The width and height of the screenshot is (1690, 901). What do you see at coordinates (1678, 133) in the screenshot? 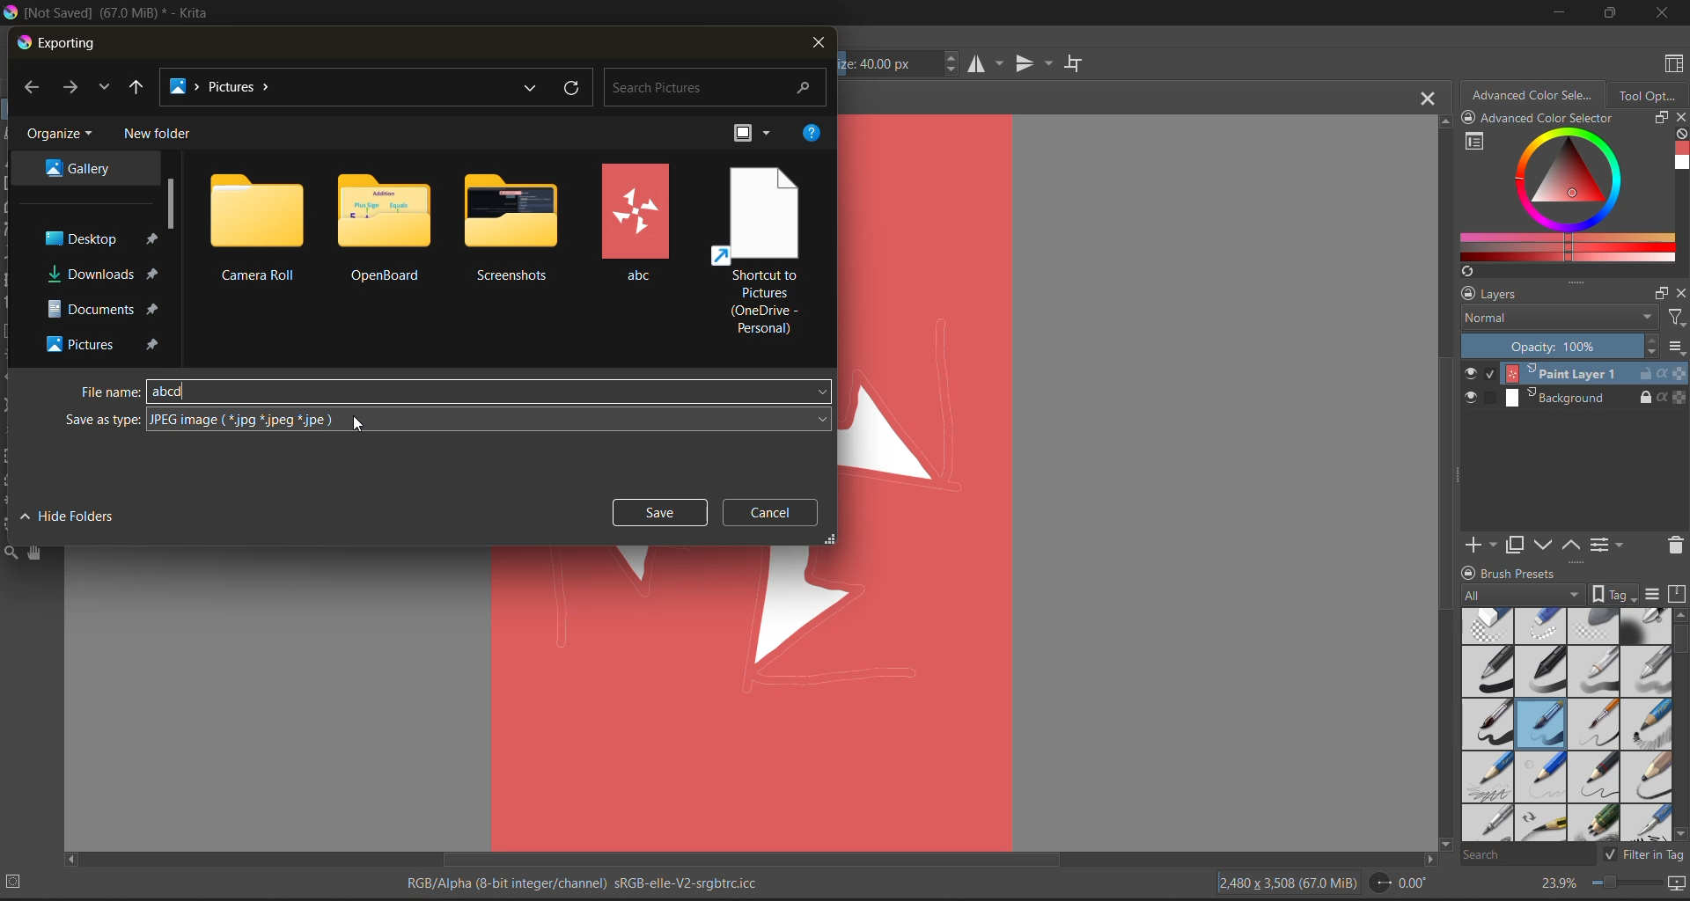
I see `clear all color history` at bounding box center [1678, 133].